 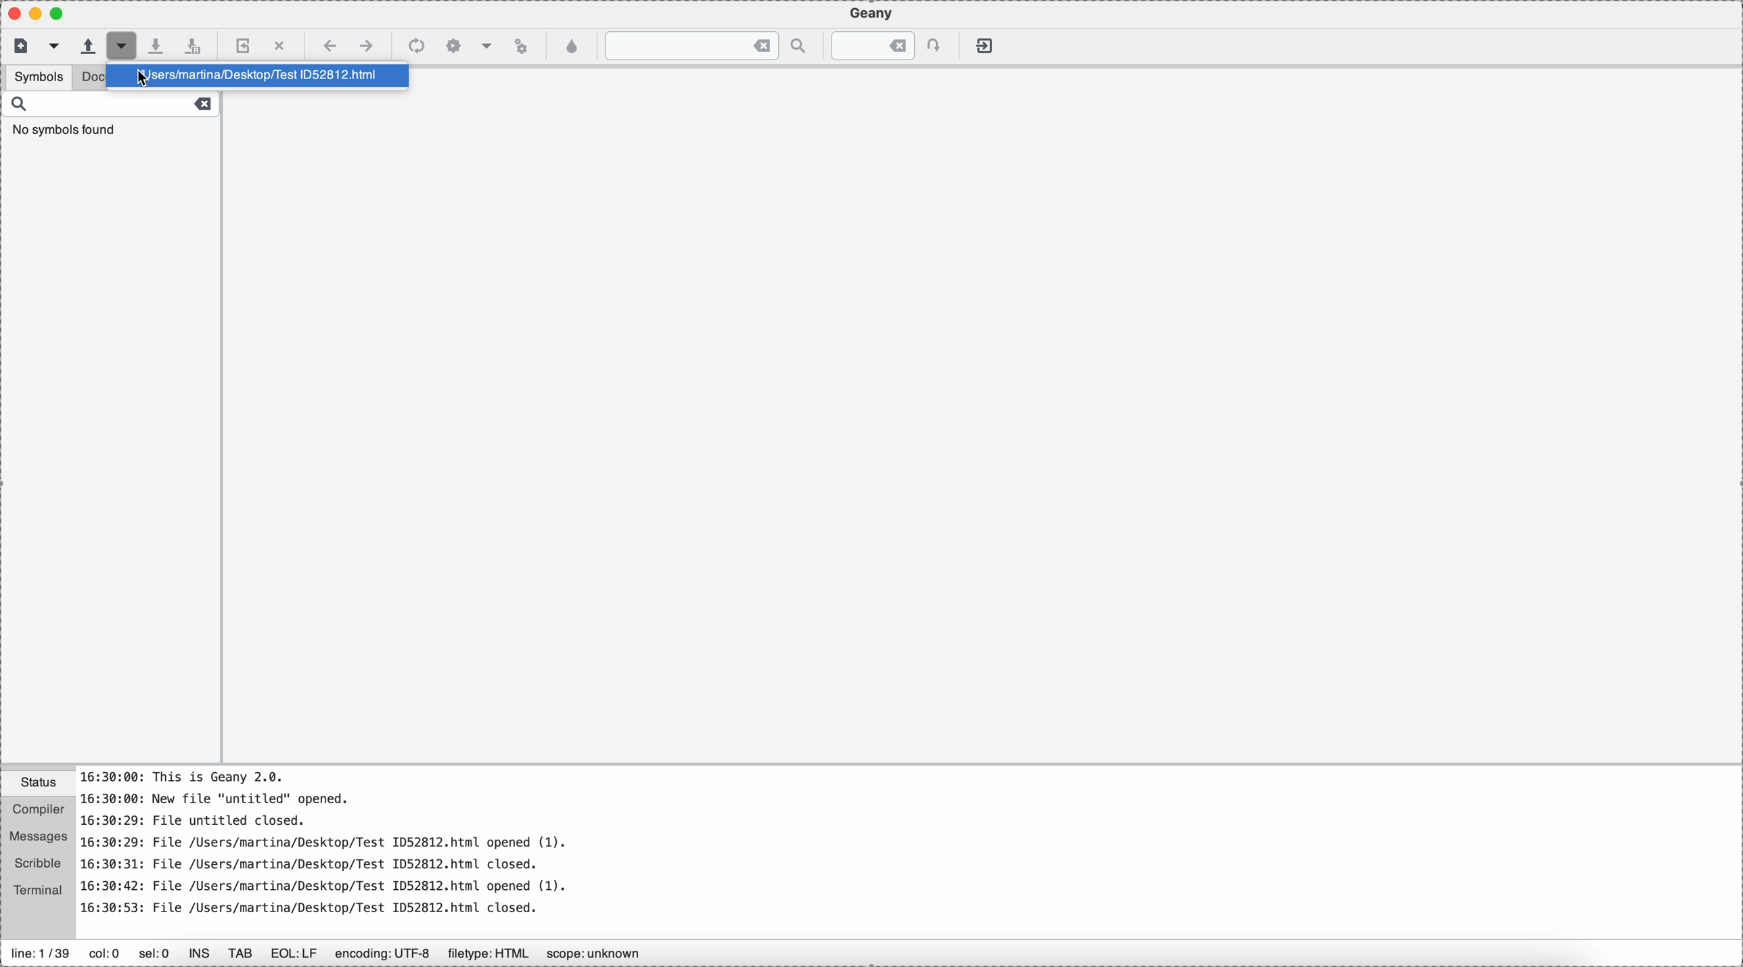 What do you see at coordinates (39, 891) in the screenshot?
I see `terminal` at bounding box center [39, 891].